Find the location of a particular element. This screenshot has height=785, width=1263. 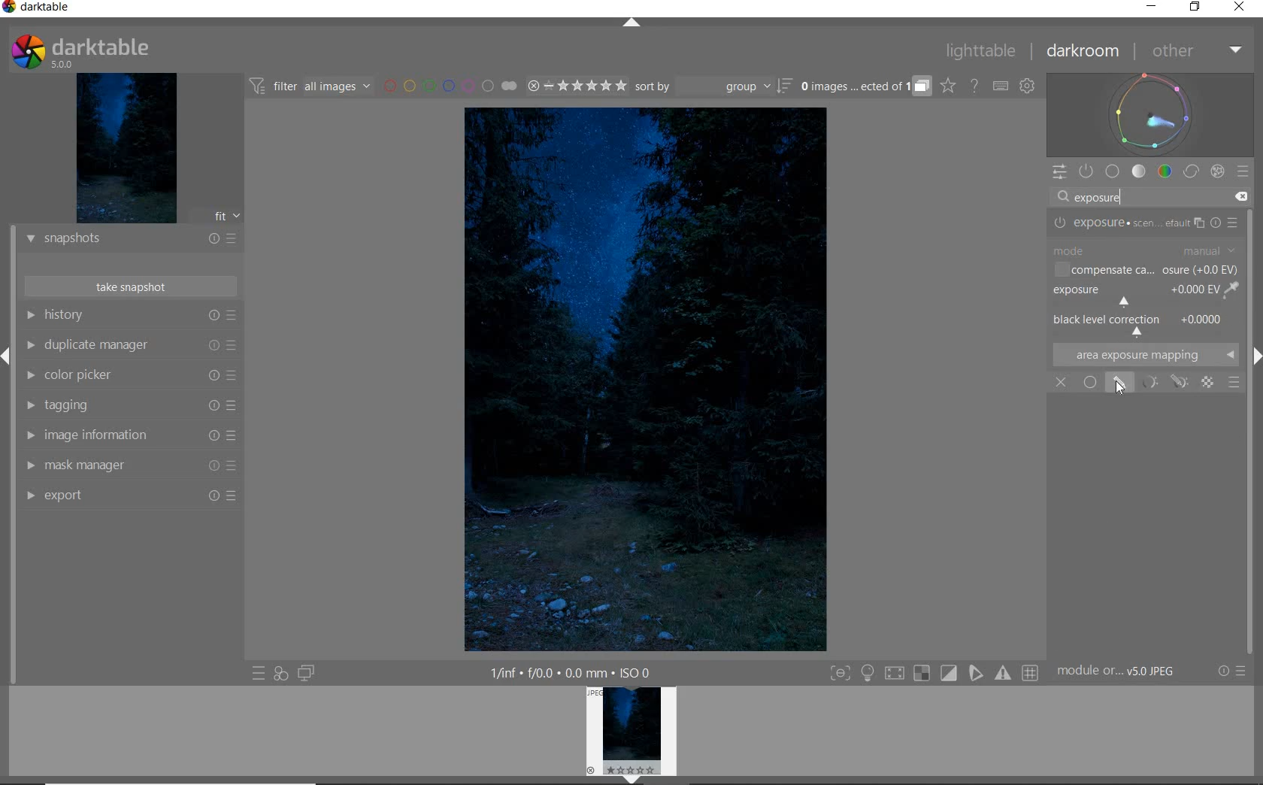

SET KEYBOARD SHORTCUTS is located at coordinates (1001, 86).